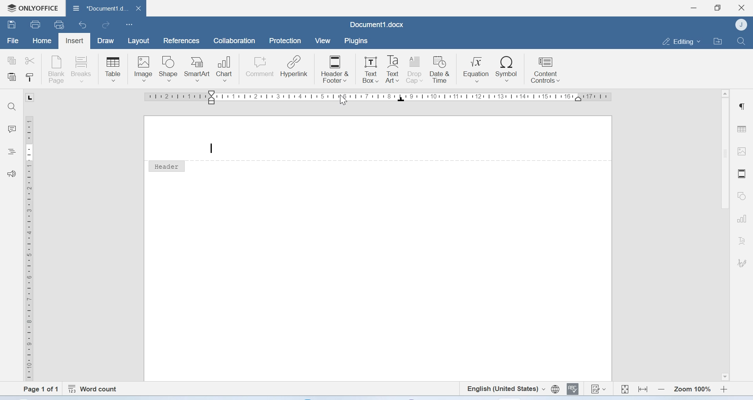 This screenshot has height=400, width=753. Describe the element at coordinates (60, 25) in the screenshot. I see `uick print` at that location.